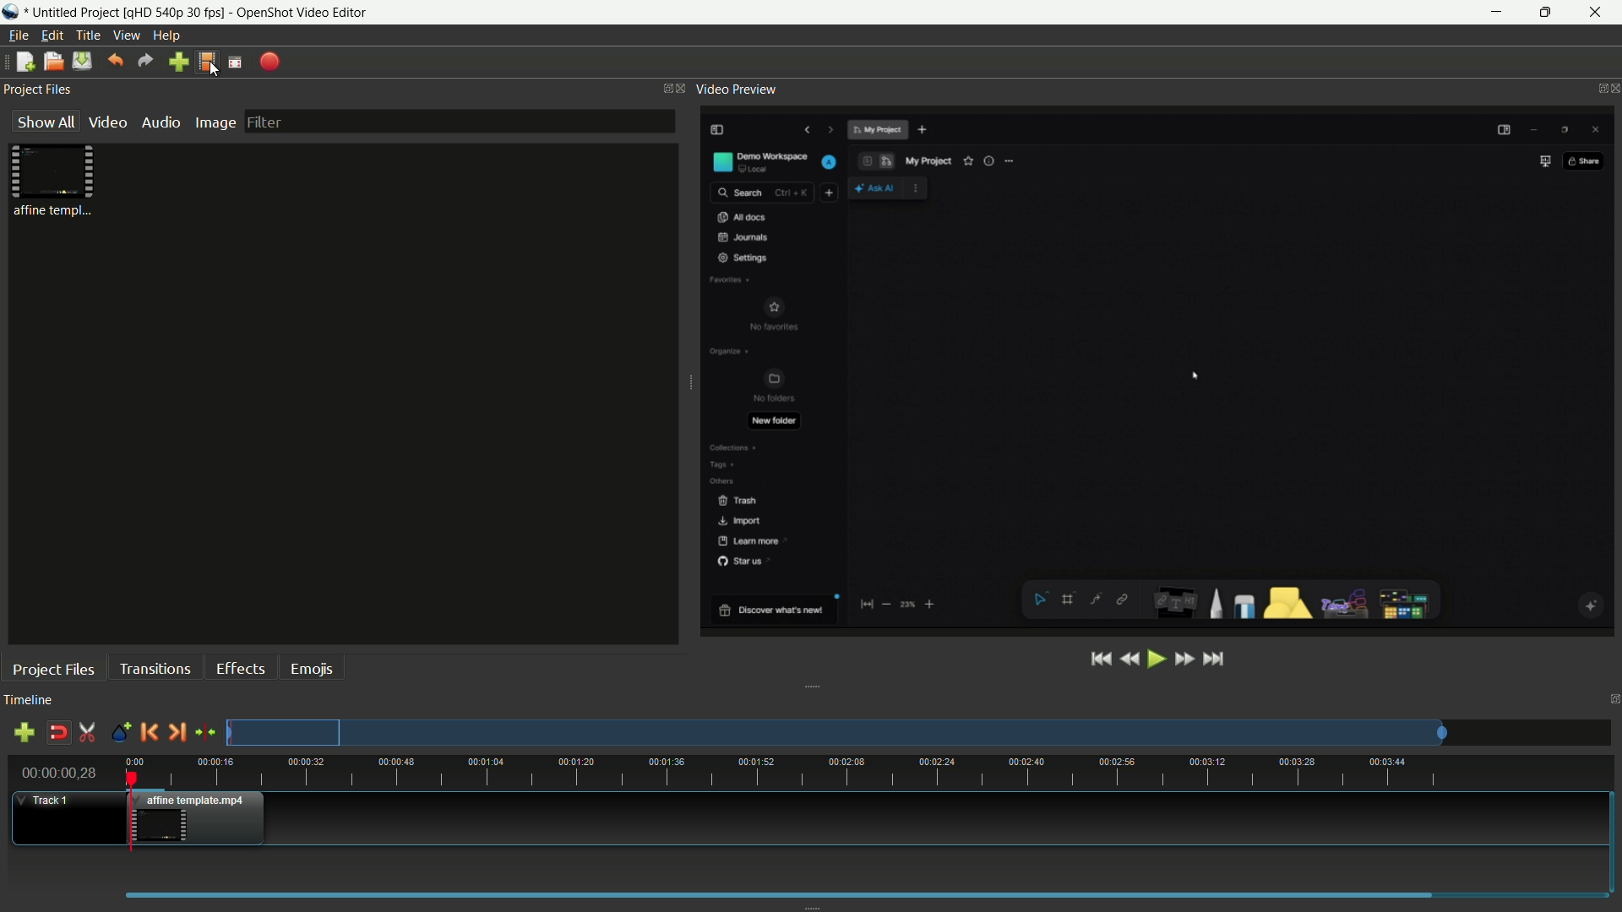 The height and width of the screenshot is (912, 1622). Describe the element at coordinates (114, 61) in the screenshot. I see `undo` at that location.